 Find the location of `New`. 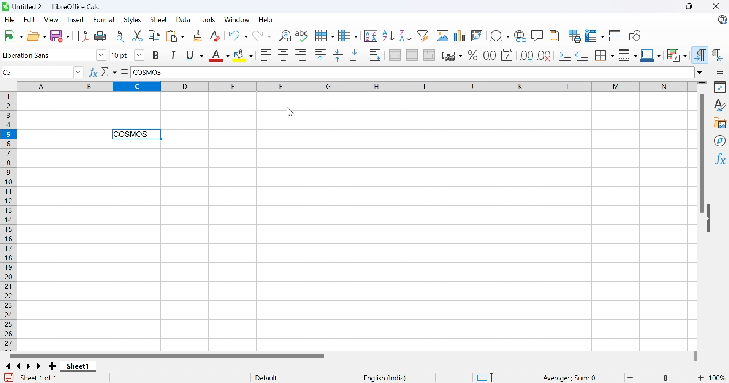

New is located at coordinates (13, 36).